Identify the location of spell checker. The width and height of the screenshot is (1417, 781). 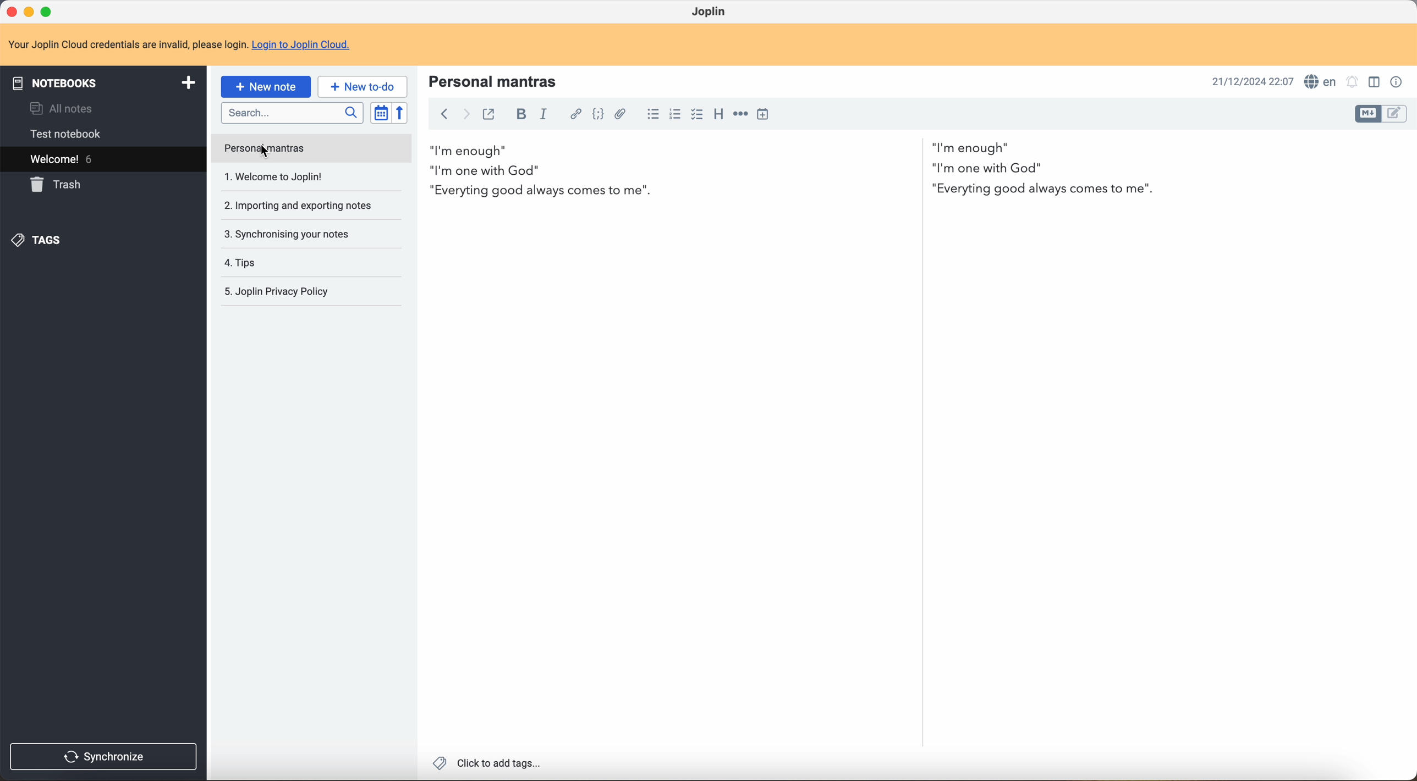
(1321, 80).